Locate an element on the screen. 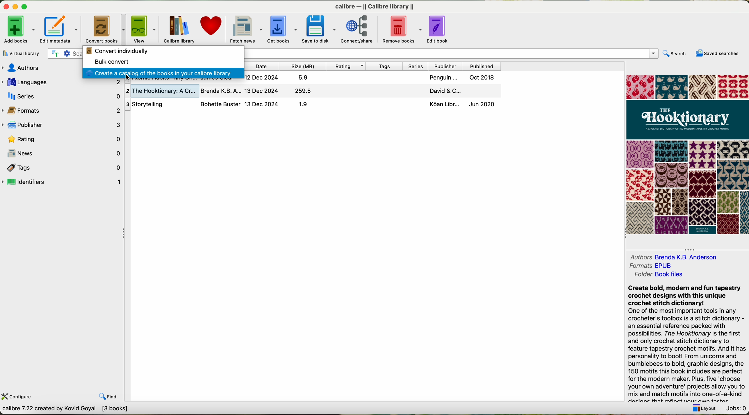  maximize Calibre is located at coordinates (26, 6).